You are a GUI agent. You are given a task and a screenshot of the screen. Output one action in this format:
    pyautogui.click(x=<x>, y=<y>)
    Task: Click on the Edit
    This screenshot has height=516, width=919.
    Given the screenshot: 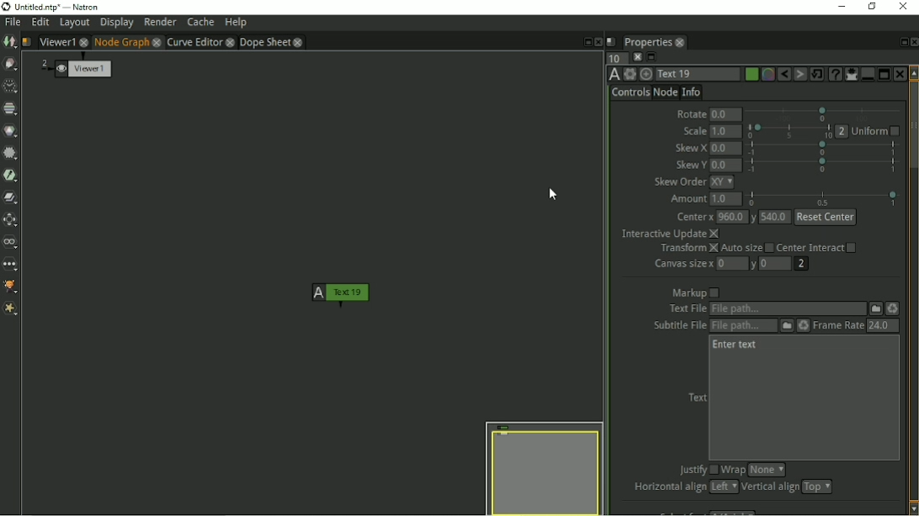 What is the action you would take?
    pyautogui.click(x=40, y=23)
    